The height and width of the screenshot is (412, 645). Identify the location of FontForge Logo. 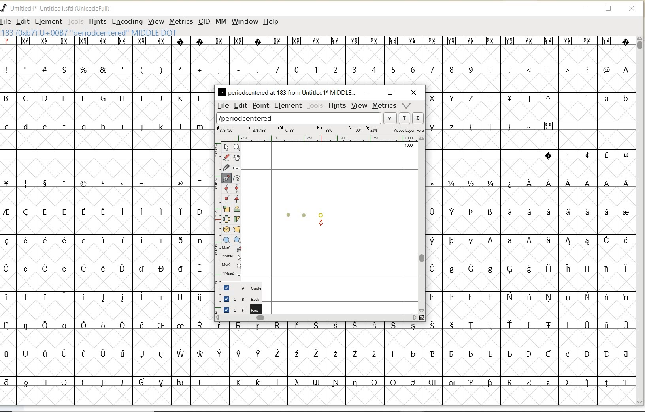
(4, 7).